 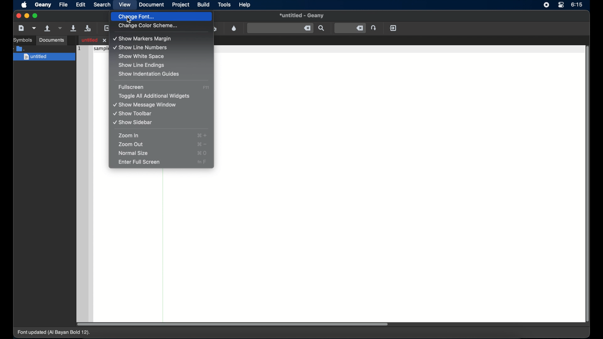 What do you see at coordinates (48, 29) in the screenshot?
I see `open an existing file` at bounding box center [48, 29].